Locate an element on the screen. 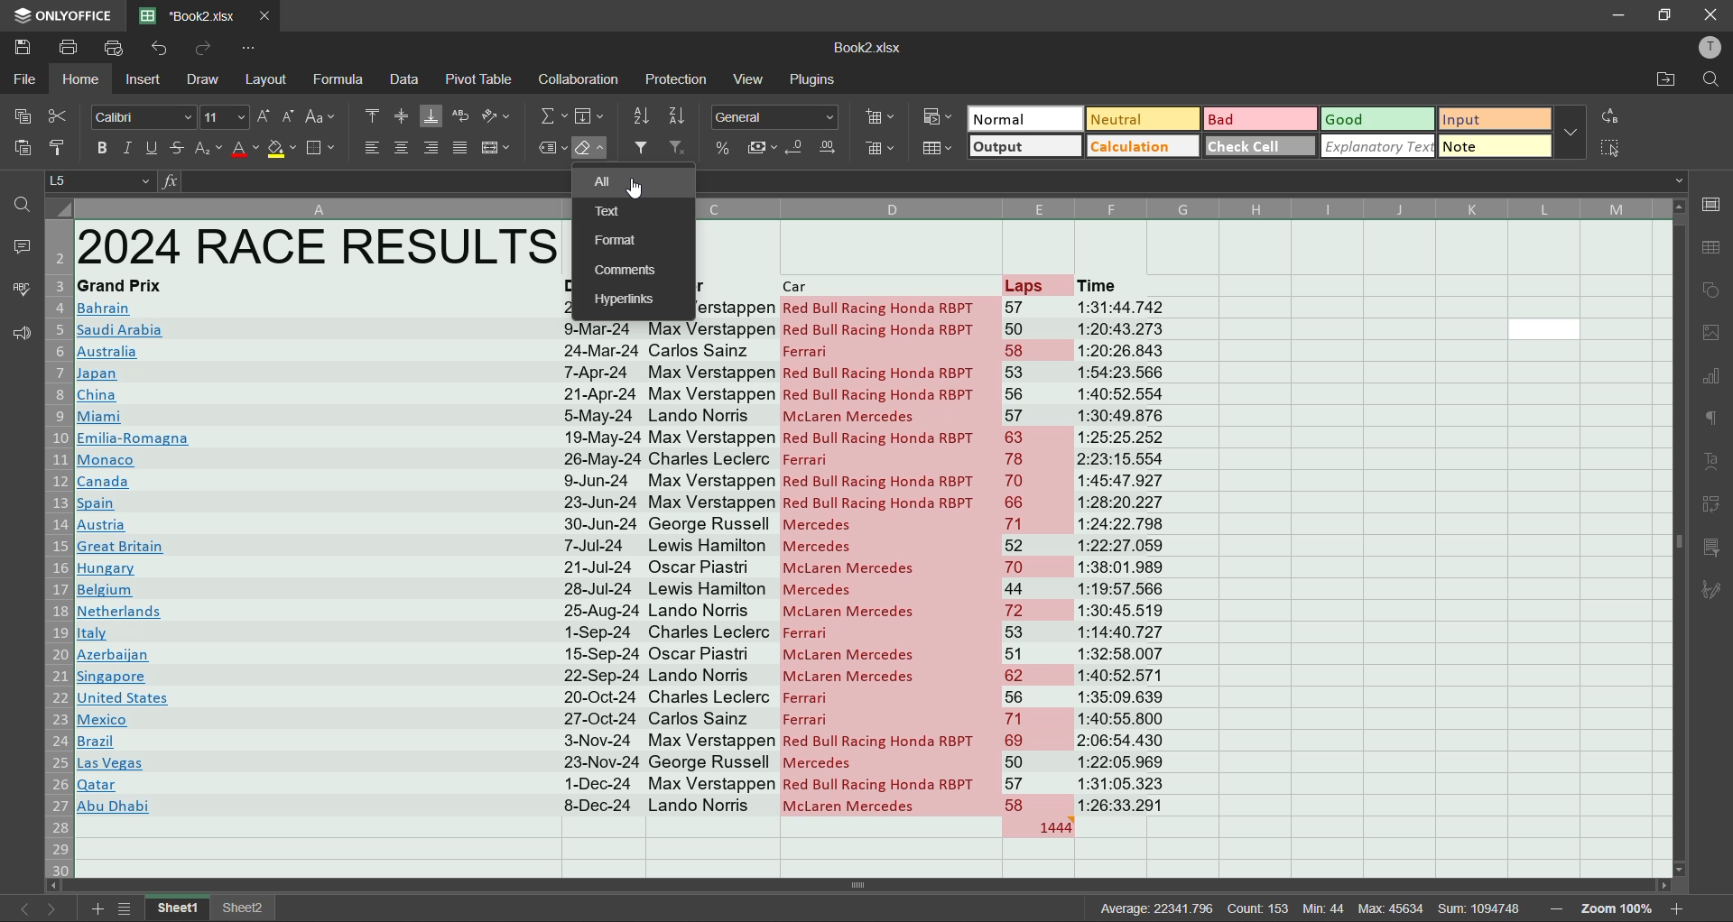  explanatory text is located at coordinates (1378, 147).